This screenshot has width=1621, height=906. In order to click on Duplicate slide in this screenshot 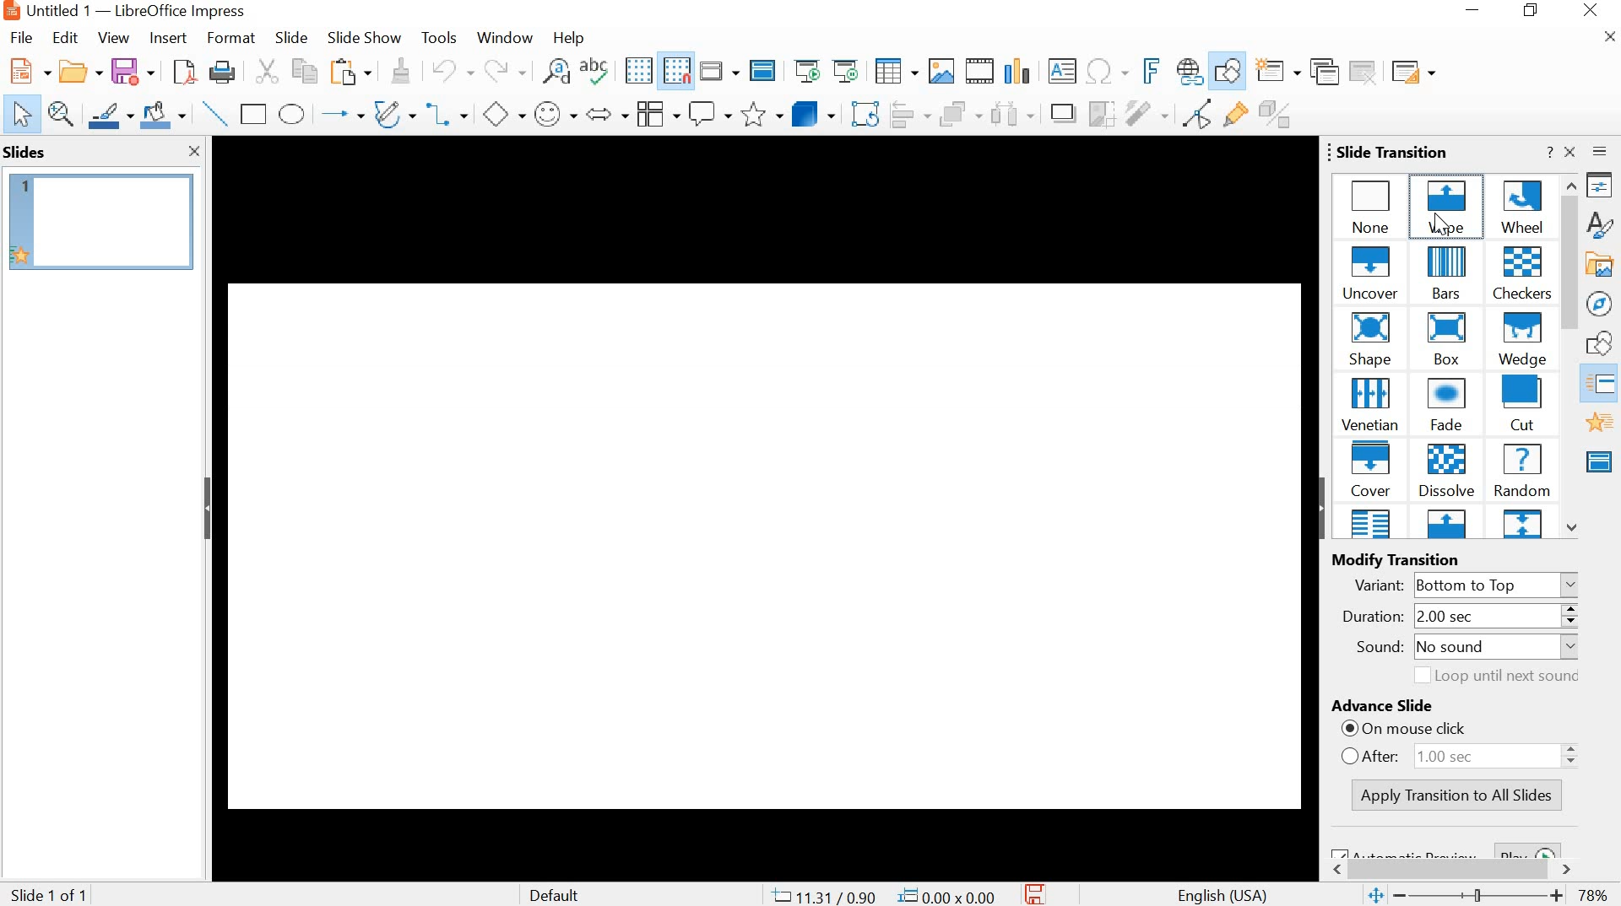, I will do `click(1326, 71)`.